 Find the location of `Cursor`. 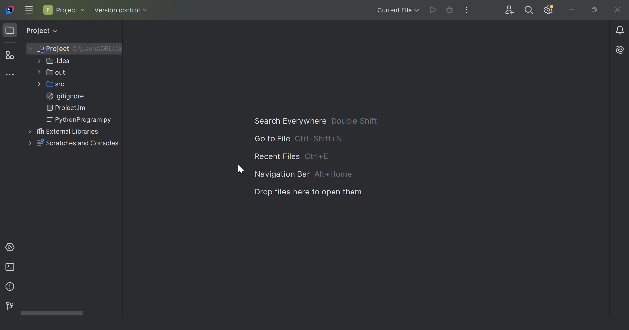

Cursor is located at coordinates (241, 169).